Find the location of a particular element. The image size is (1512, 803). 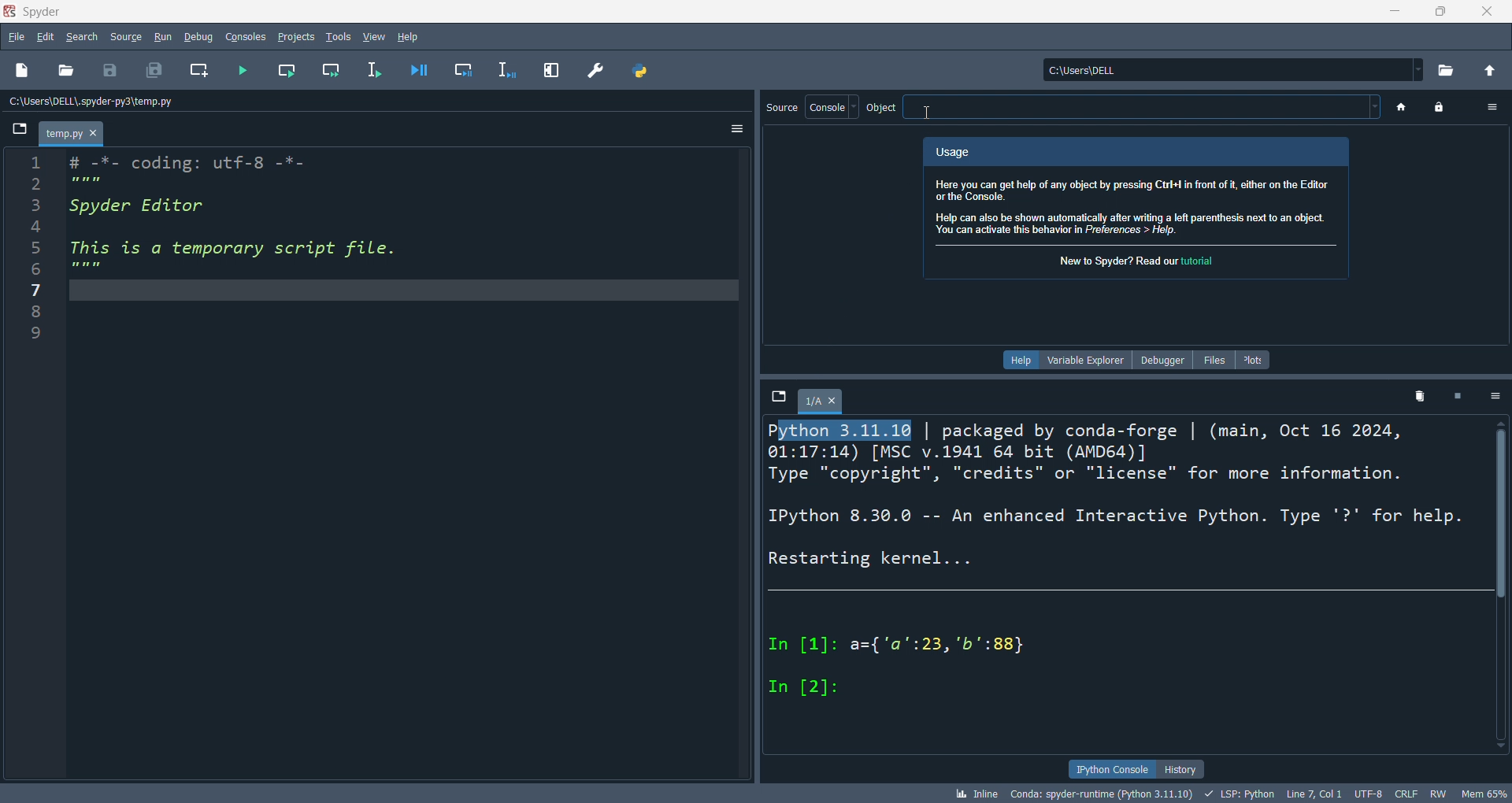

help is located at coordinates (1017, 360).